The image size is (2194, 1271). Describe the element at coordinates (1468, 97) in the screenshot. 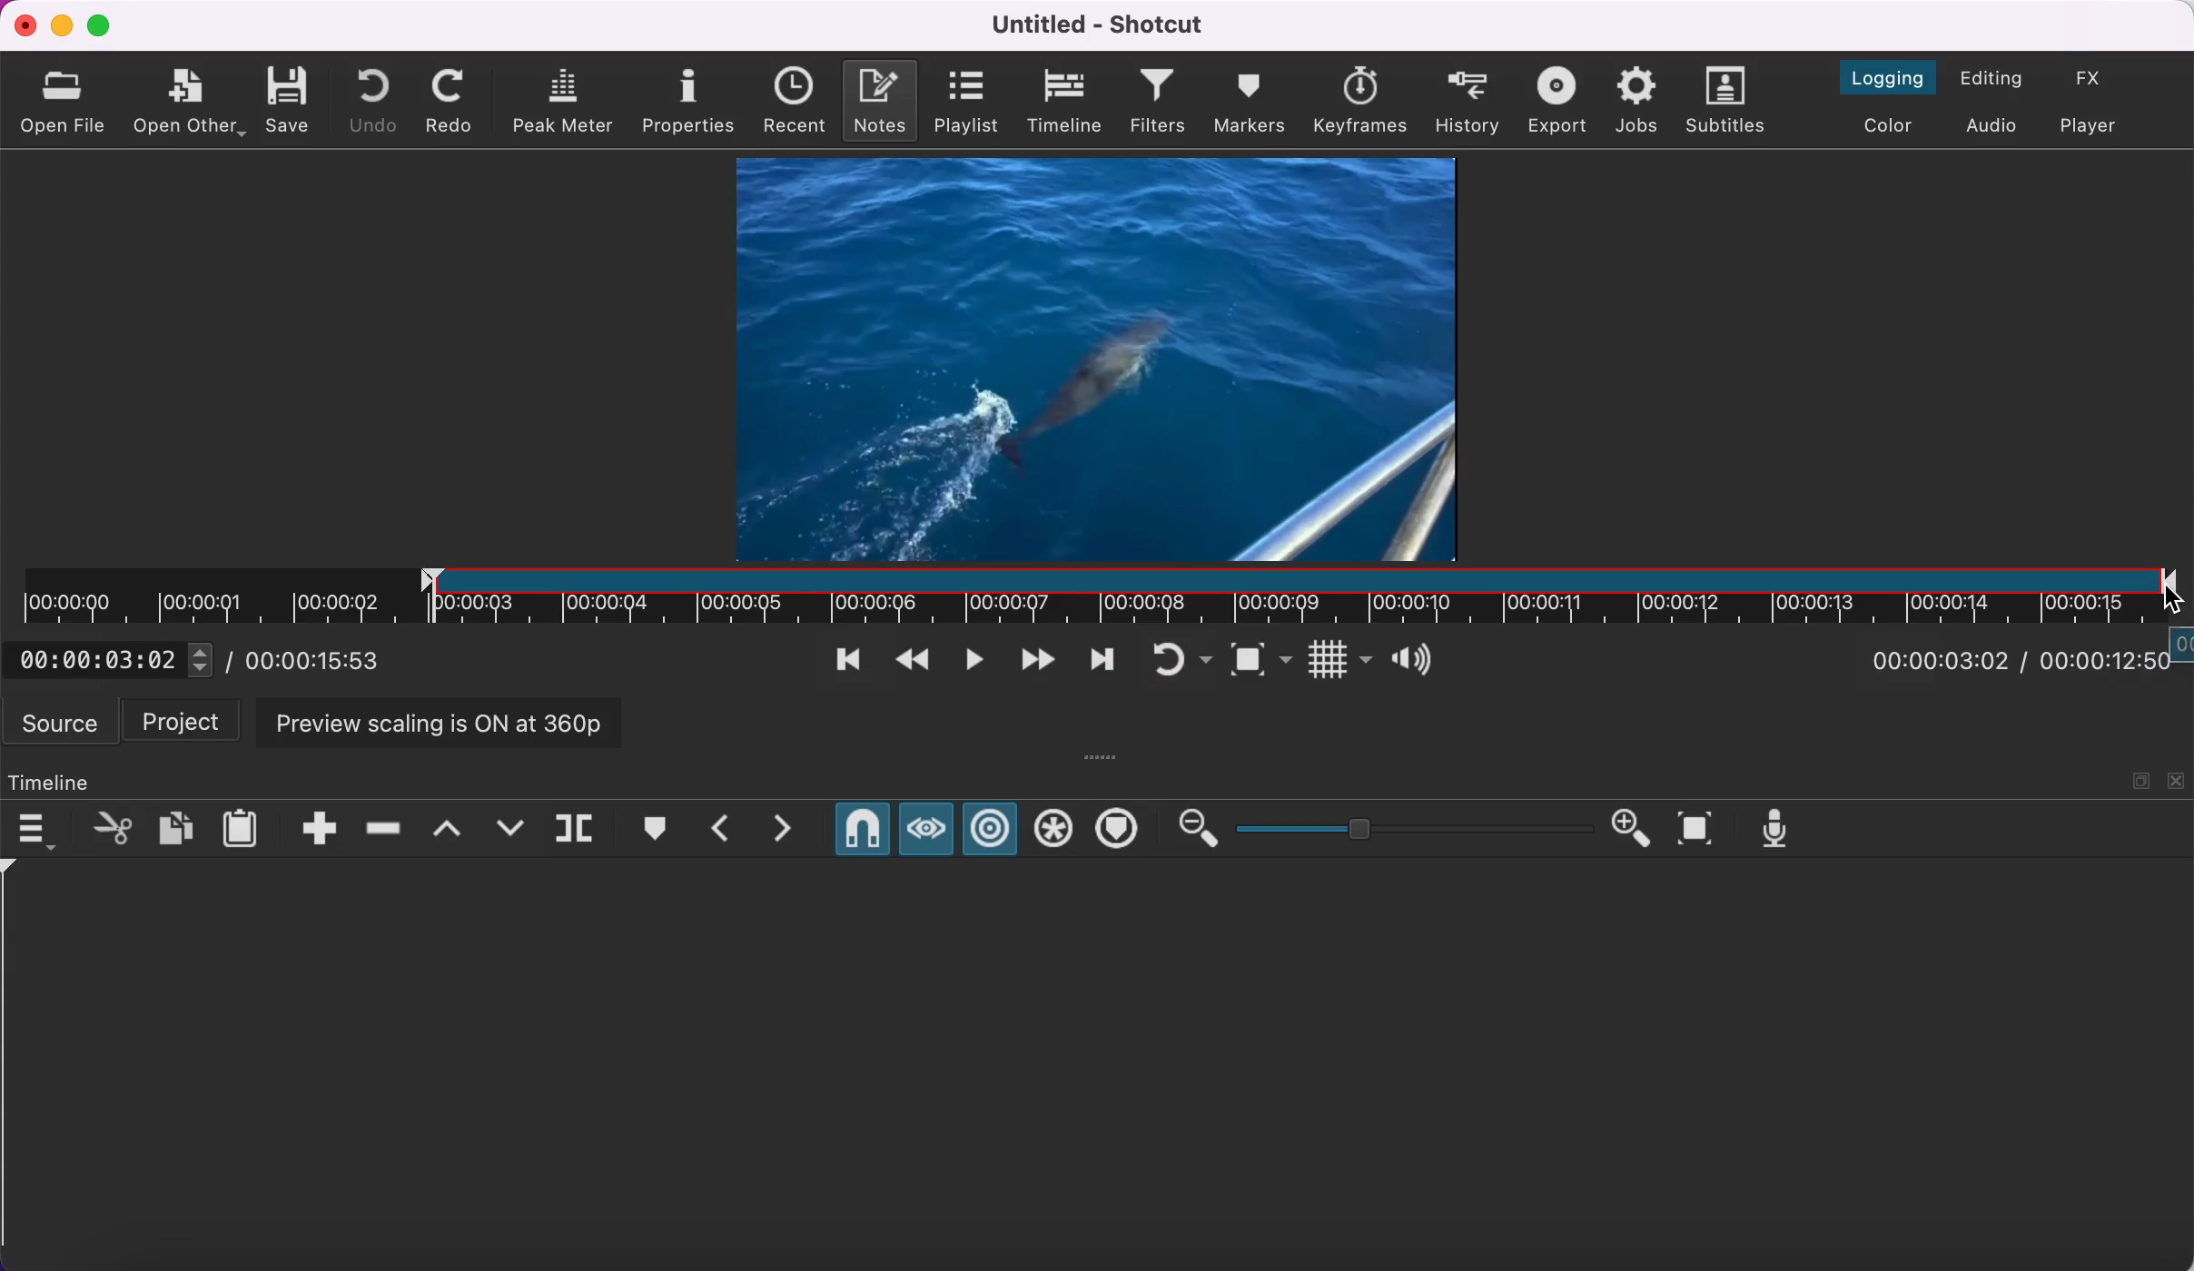

I see `history` at that location.